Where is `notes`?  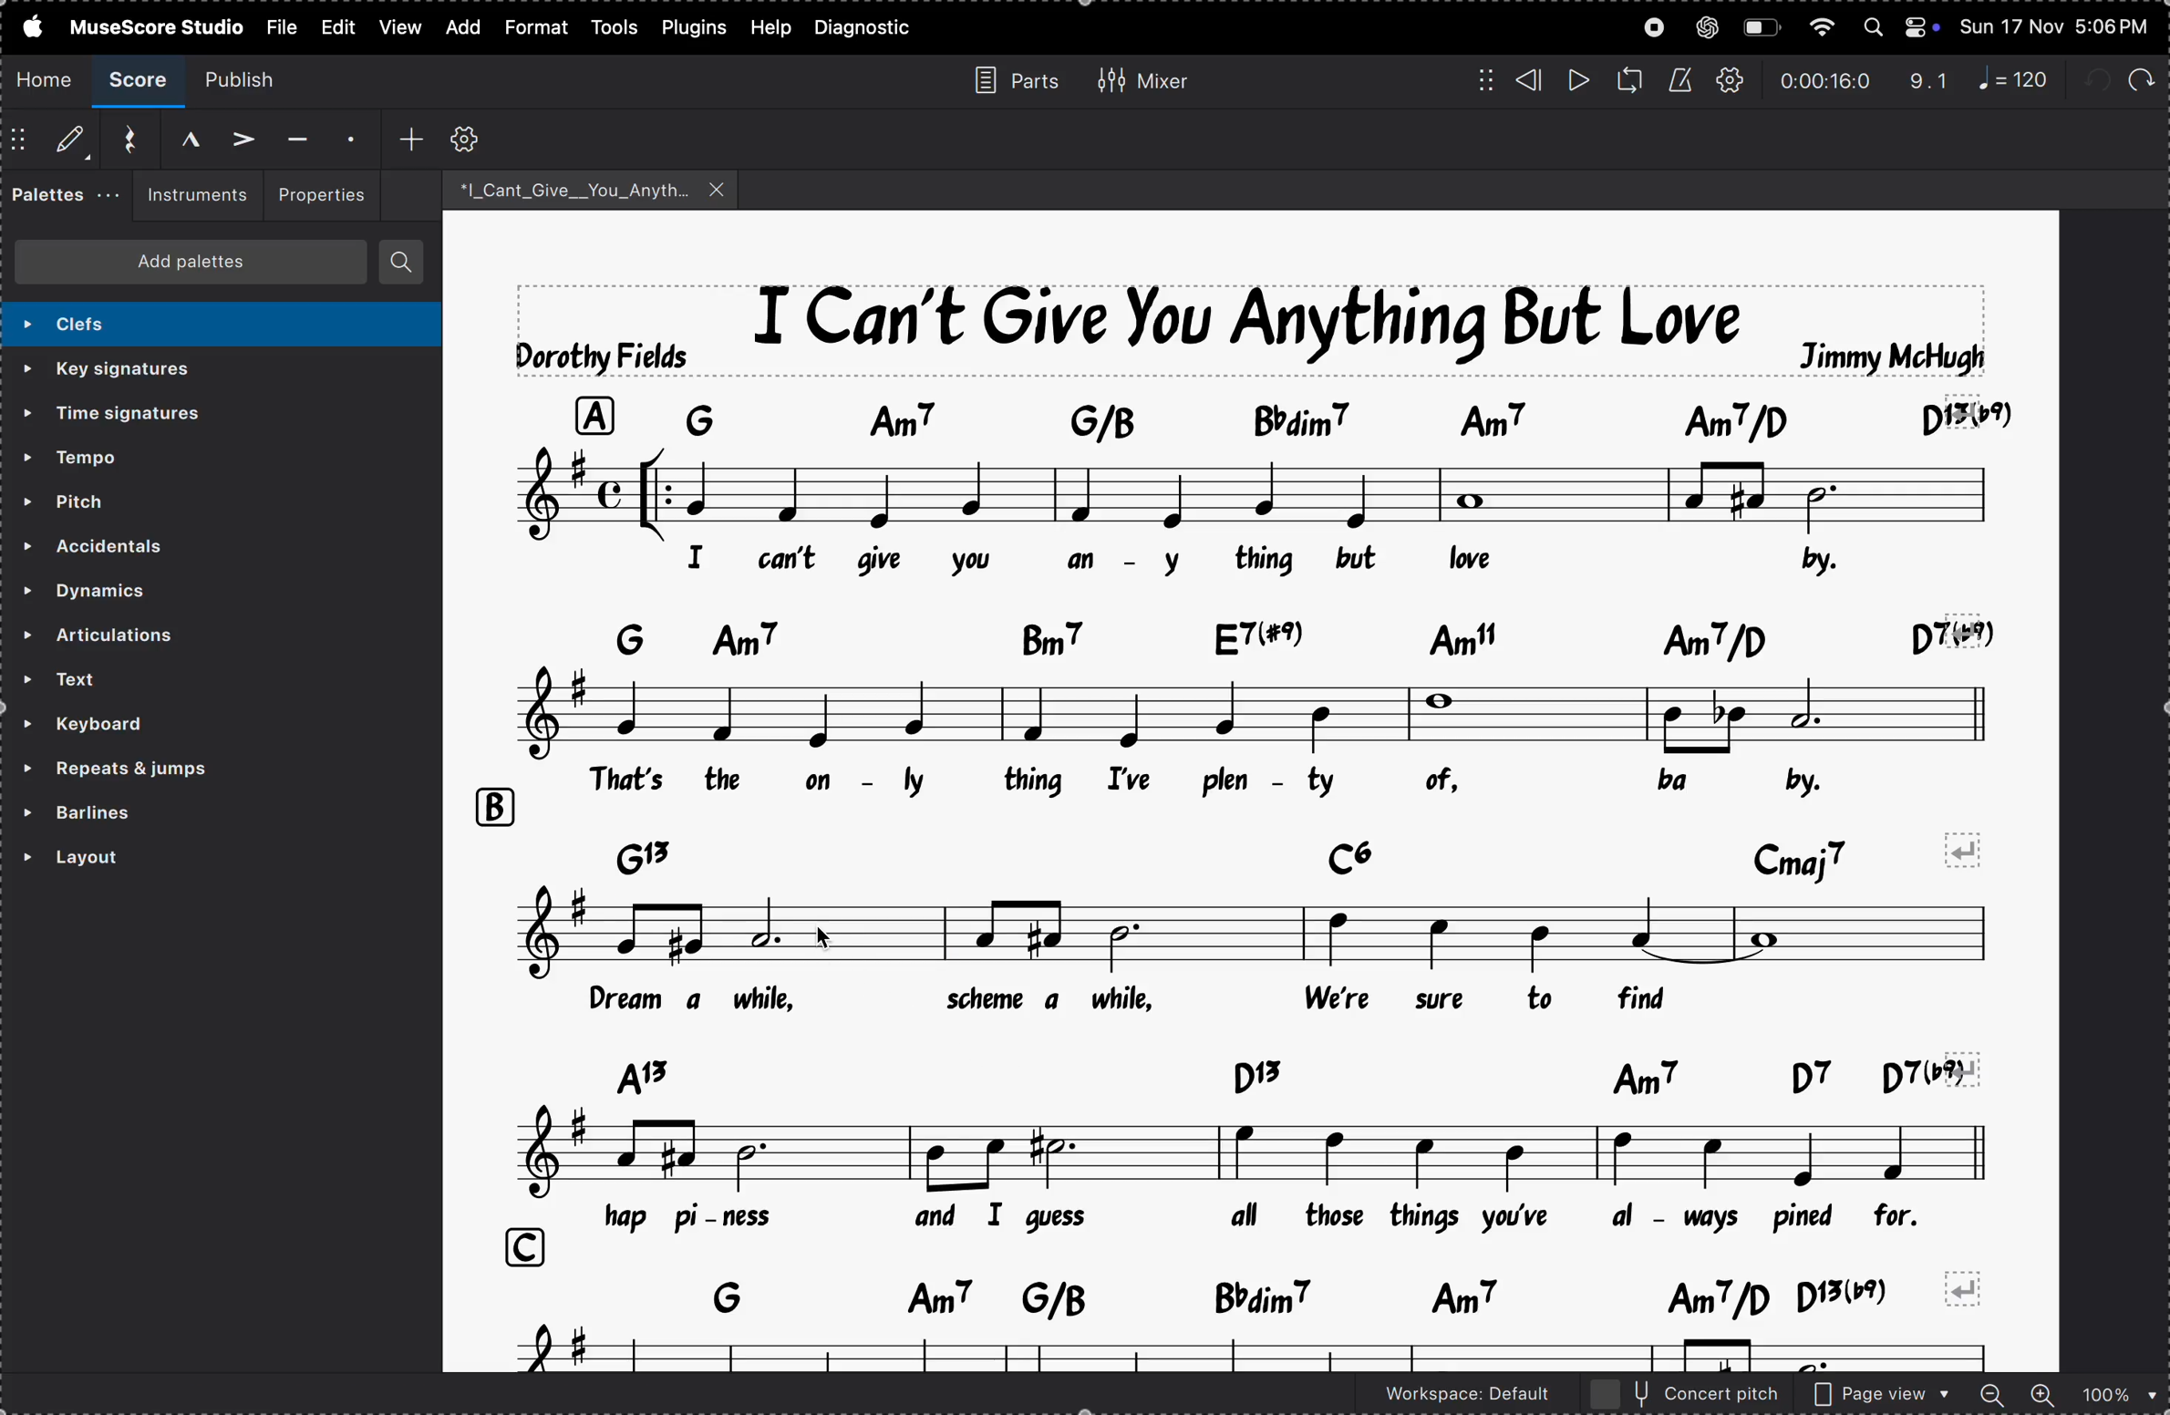
notes is located at coordinates (1247, 1153).